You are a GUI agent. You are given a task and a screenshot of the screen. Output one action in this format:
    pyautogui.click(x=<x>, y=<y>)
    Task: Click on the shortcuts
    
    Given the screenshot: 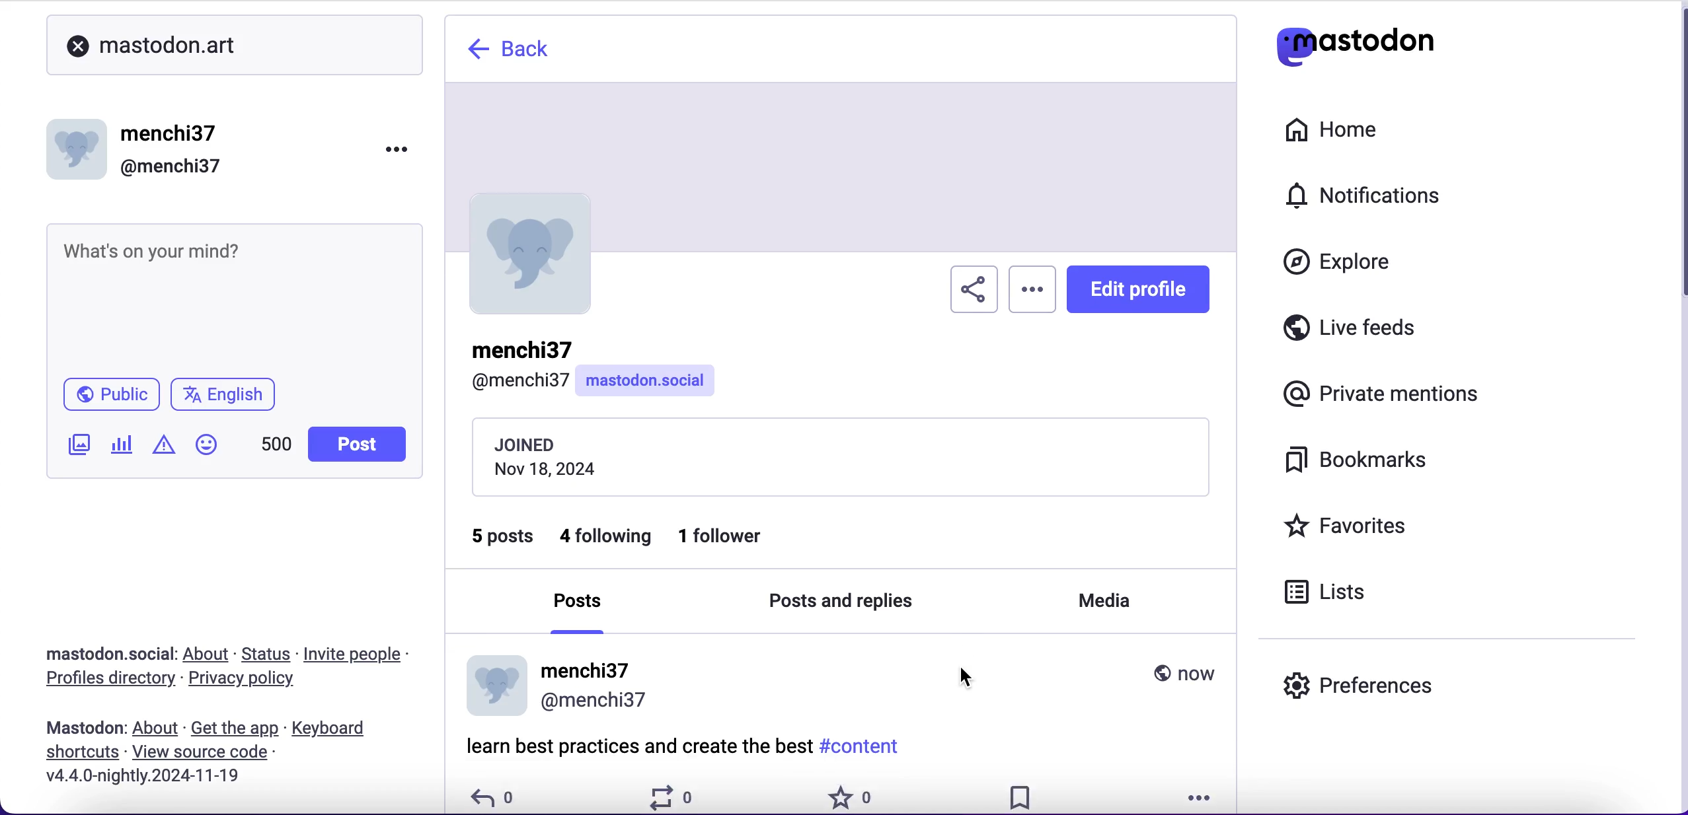 What is the action you would take?
    pyautogui.click(x=79, y=751)
    